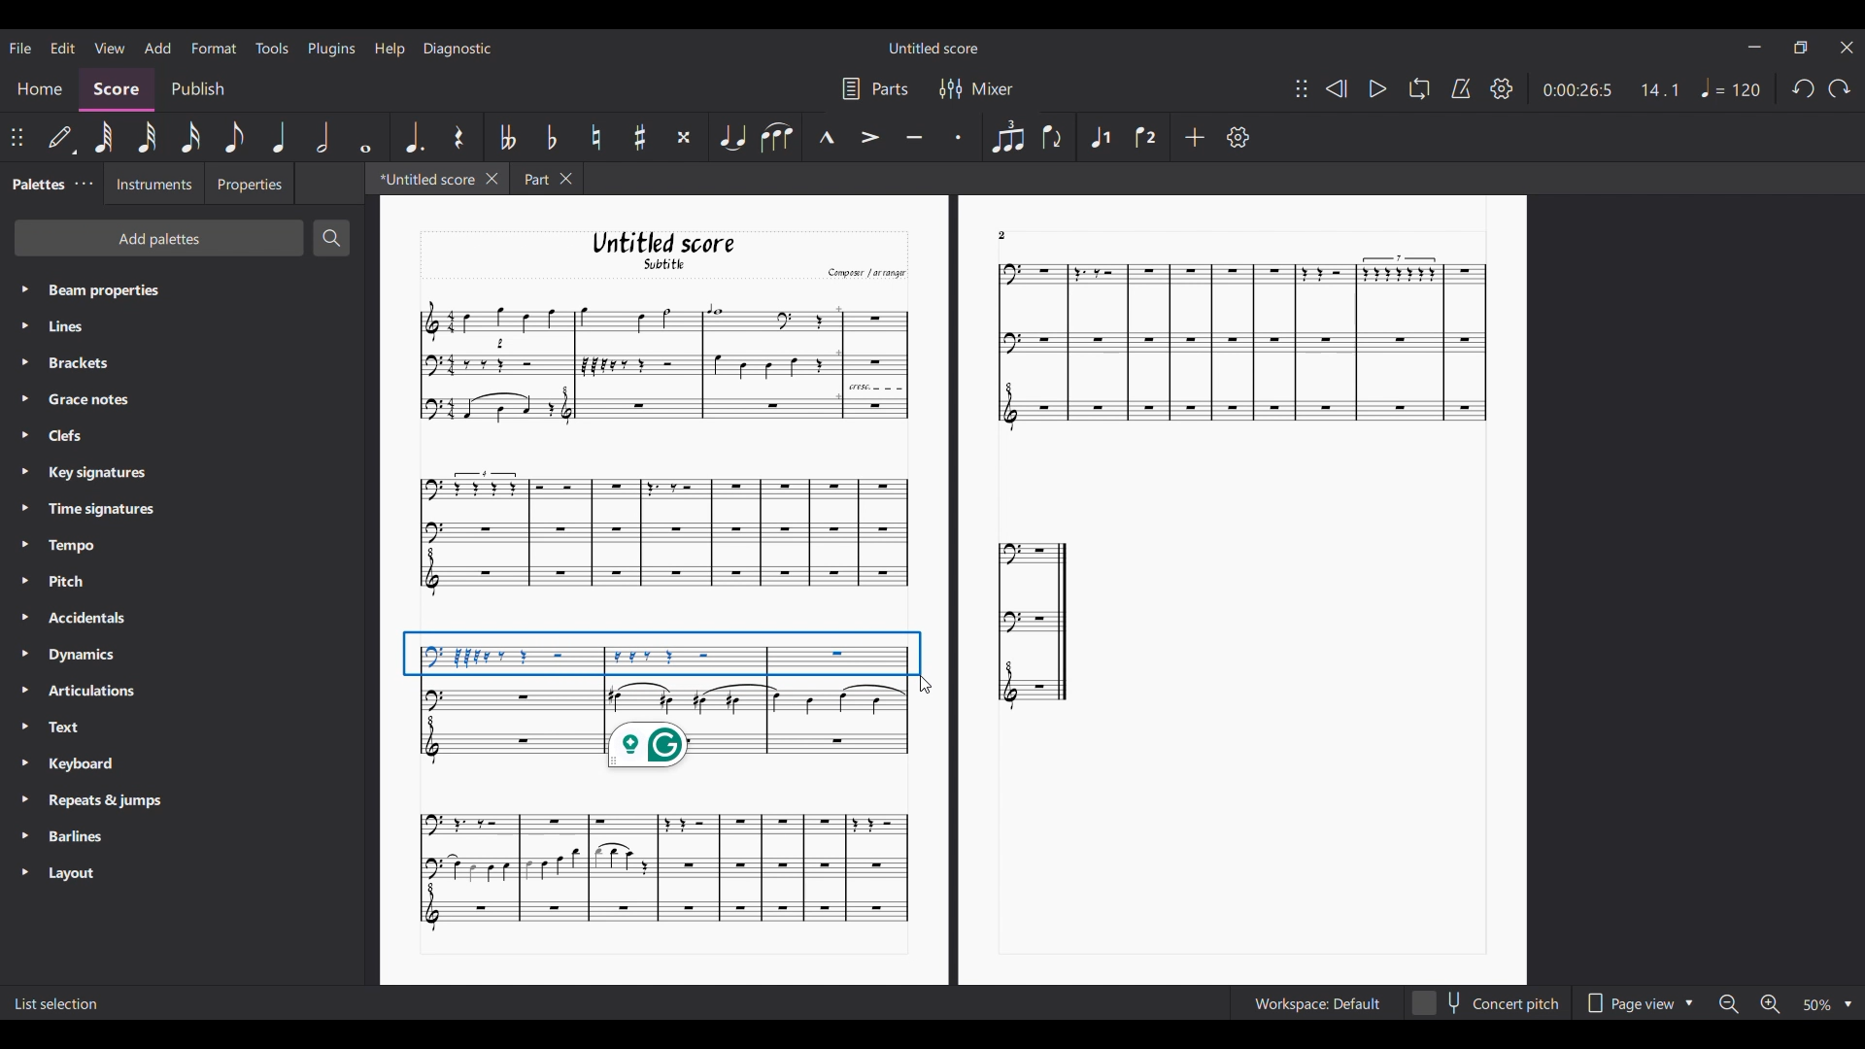 The width and height of the screenshot is (1865, 1049). What do you see at coordinates (57, 1004) in the screenshot?
I see `List selection` at bounding box center [57, 1004].